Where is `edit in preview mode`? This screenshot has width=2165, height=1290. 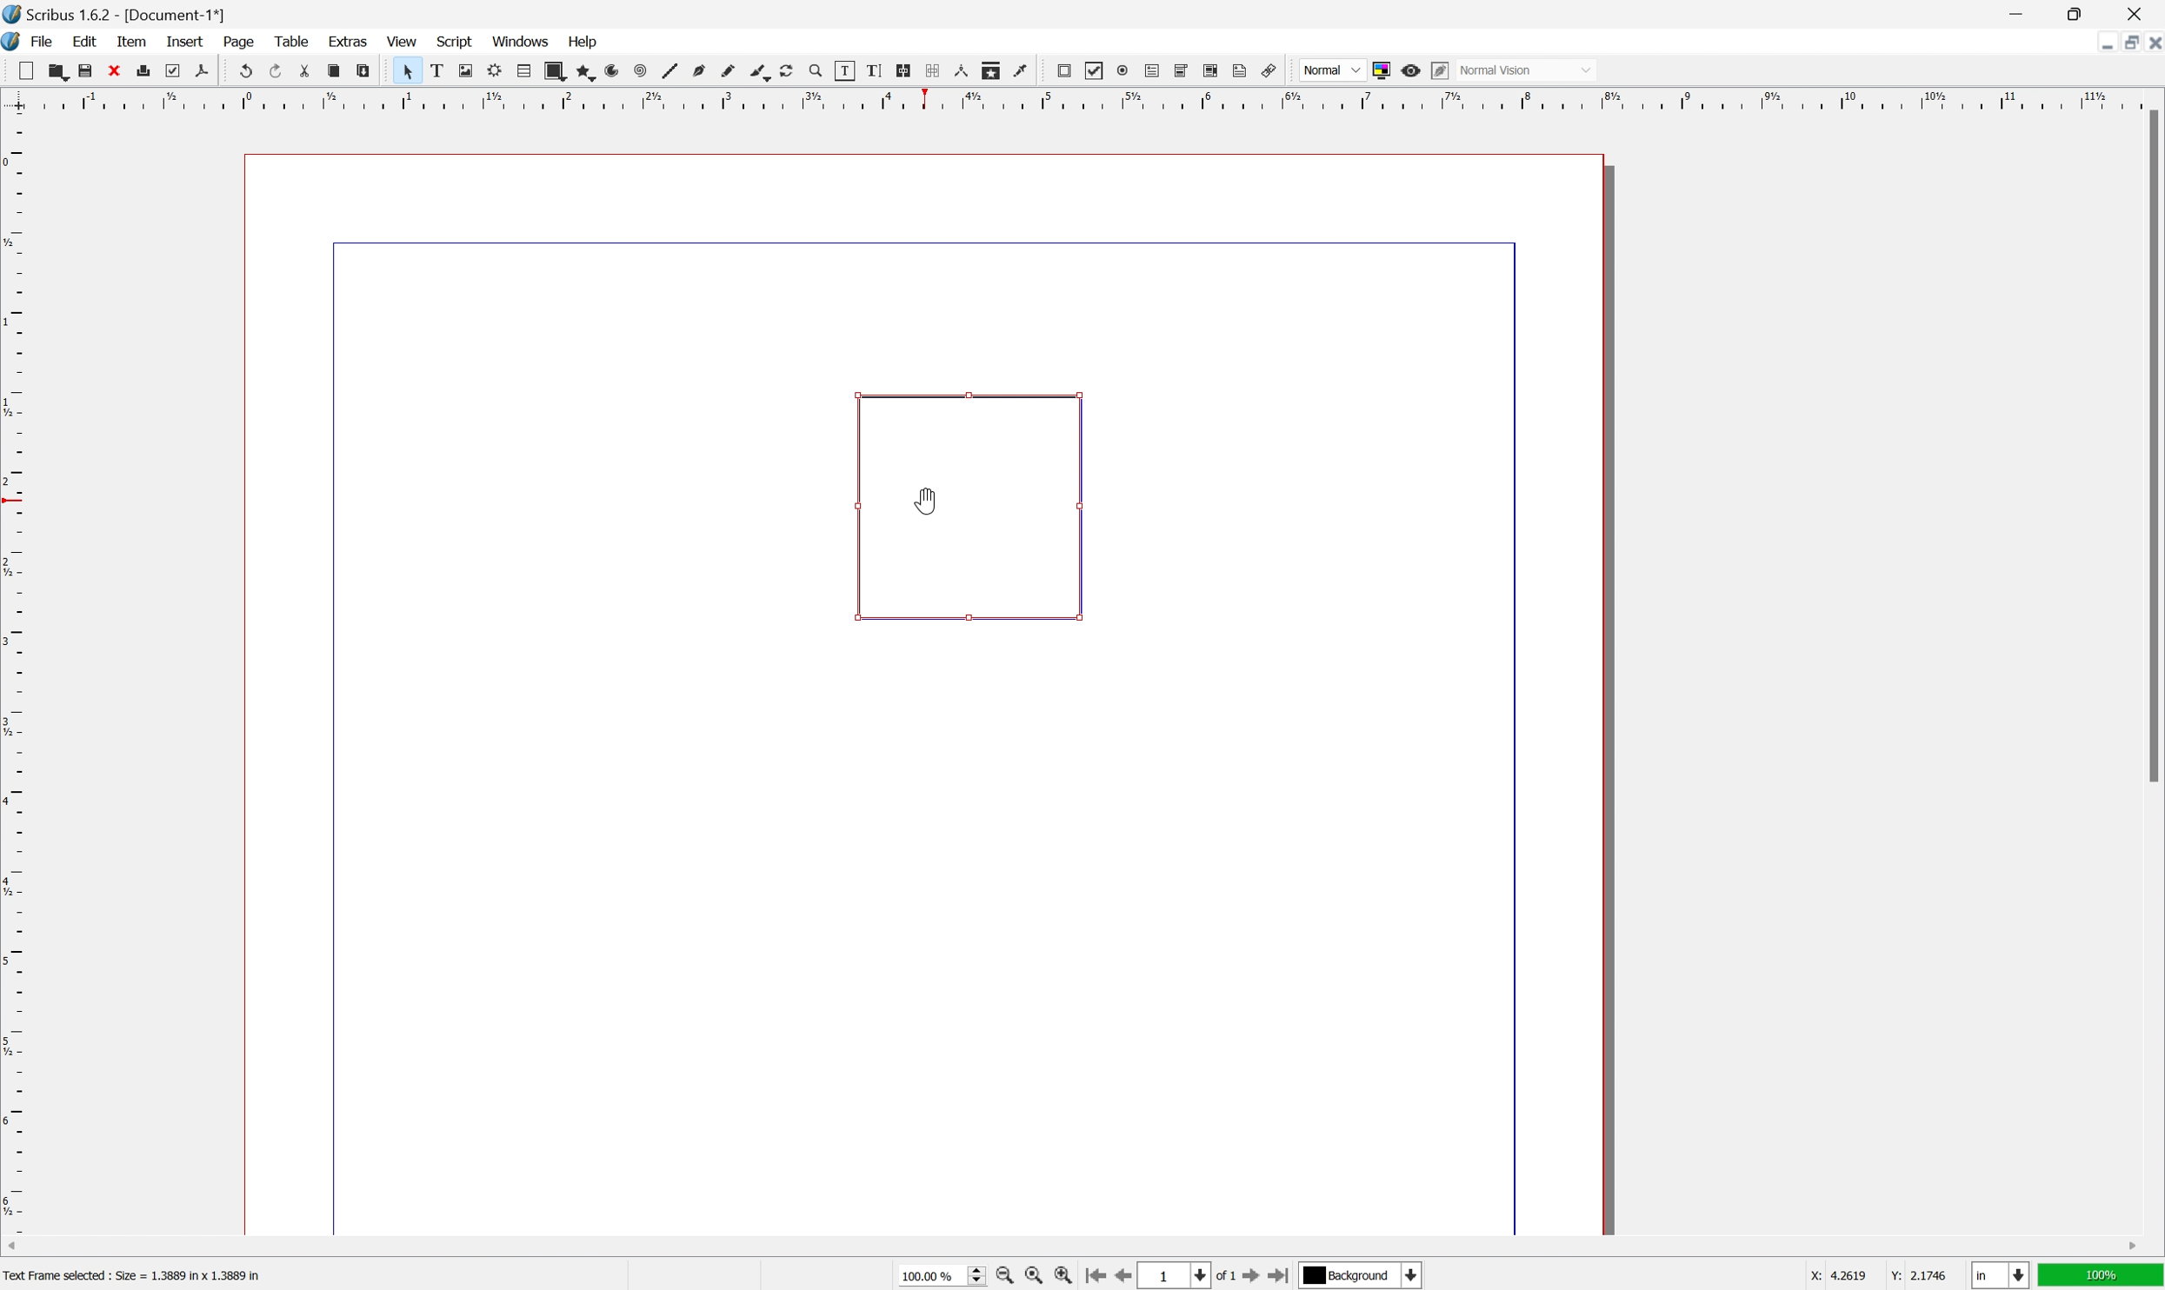
edit in preview mode is located at coordinates (1440, 70).